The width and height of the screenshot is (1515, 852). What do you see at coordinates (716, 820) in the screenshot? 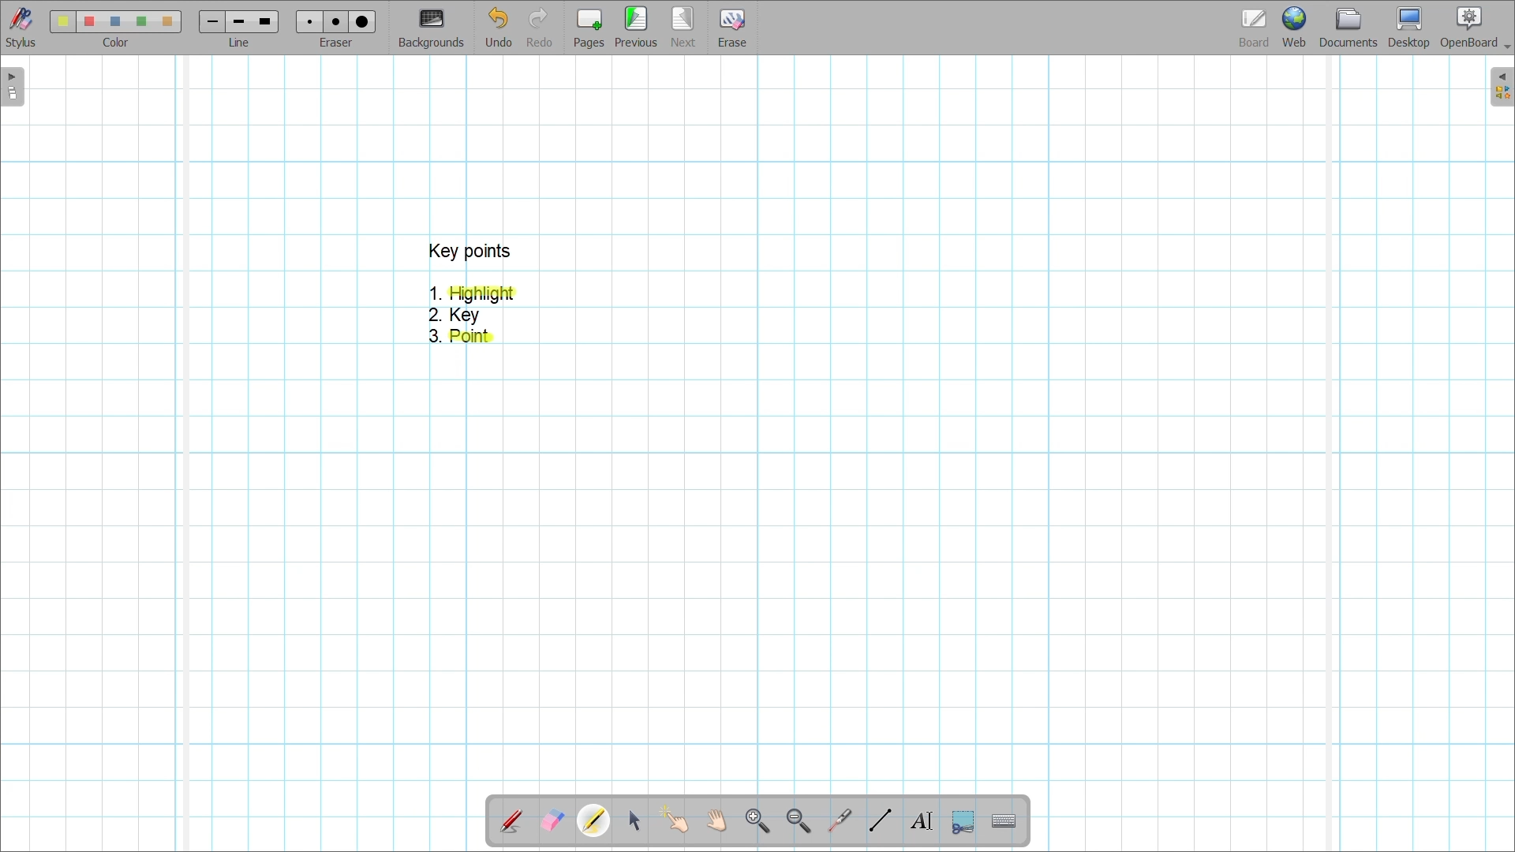
I see `Scroll page` at bounding box center [716, 820].